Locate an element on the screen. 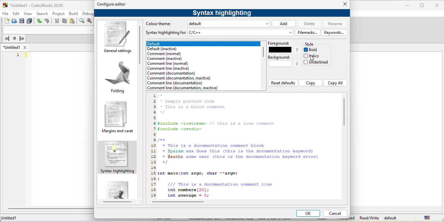 Image resolution: width=444 pixels, height=222 pixels. comments in code is located at coordinates (192, 104).